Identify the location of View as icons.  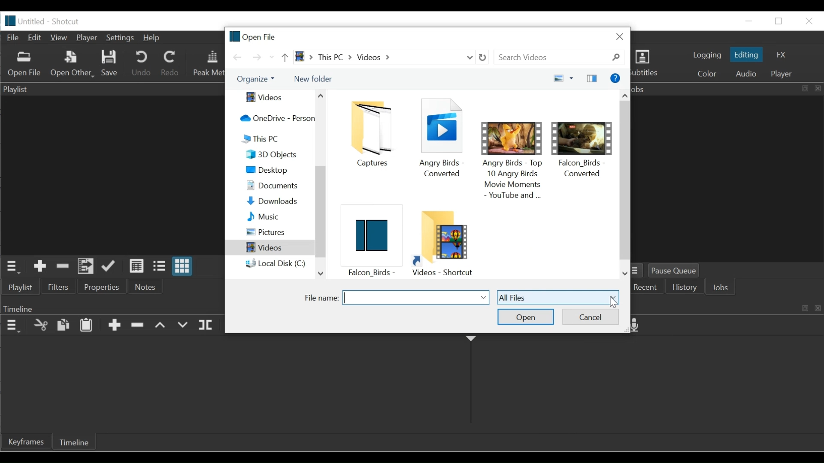
(184, 266).